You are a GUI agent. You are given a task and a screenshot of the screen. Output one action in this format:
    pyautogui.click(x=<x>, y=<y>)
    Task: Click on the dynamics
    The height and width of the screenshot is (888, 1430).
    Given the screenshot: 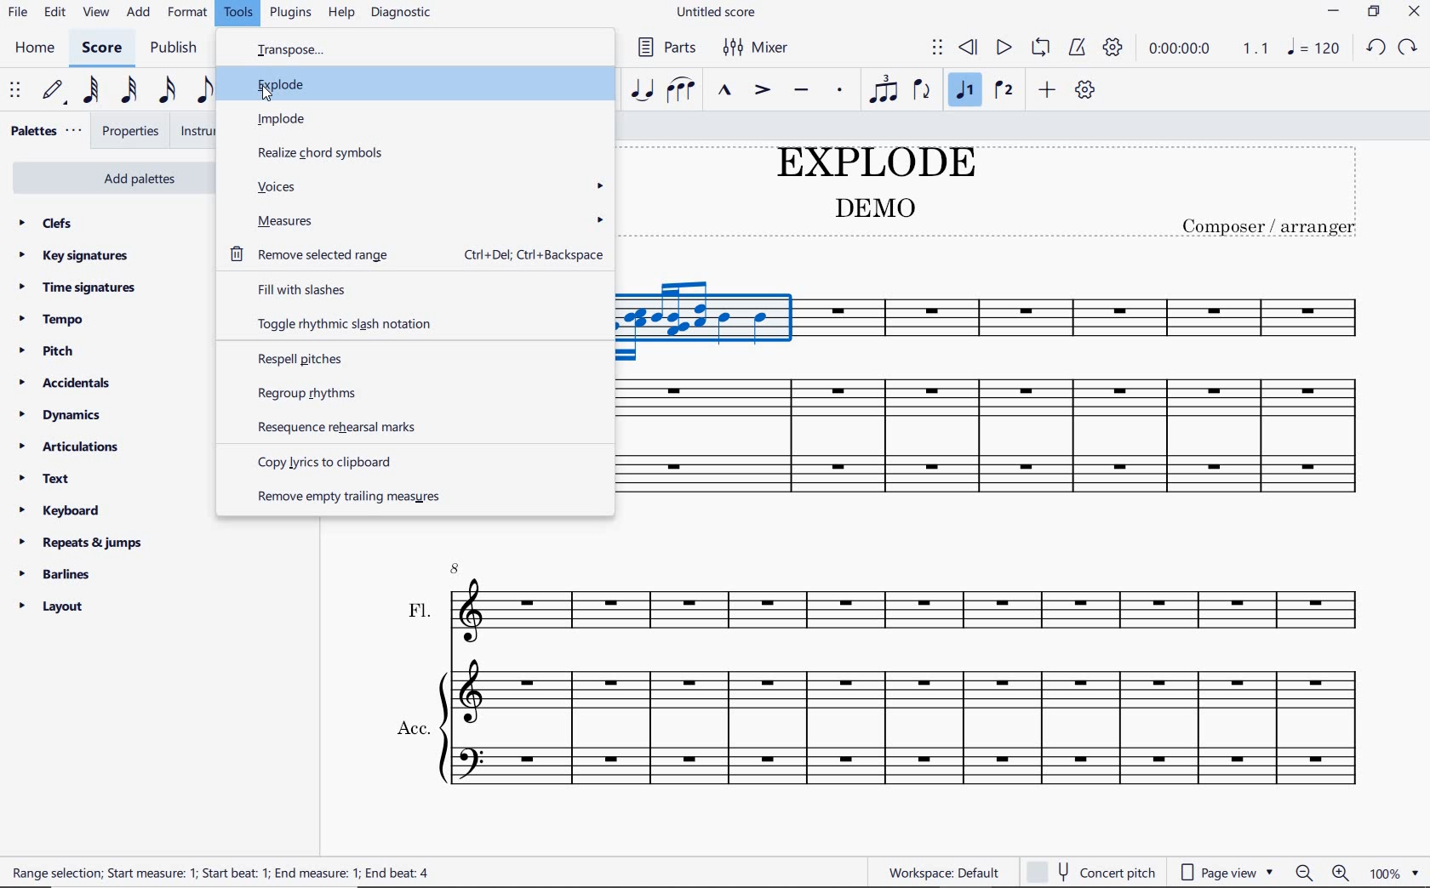 What is the action you would take?
    pyautogui.click(x=62, y=413)
    